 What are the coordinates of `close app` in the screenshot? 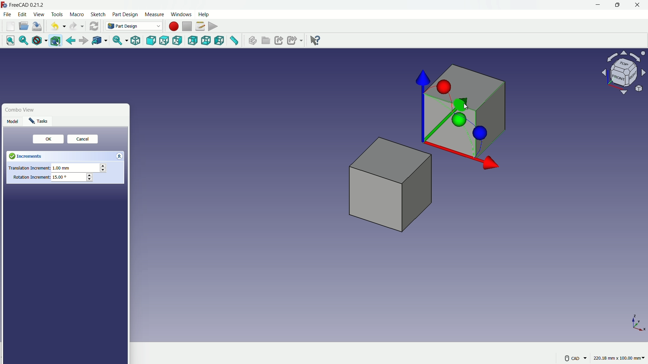 It's located at (638, 5).